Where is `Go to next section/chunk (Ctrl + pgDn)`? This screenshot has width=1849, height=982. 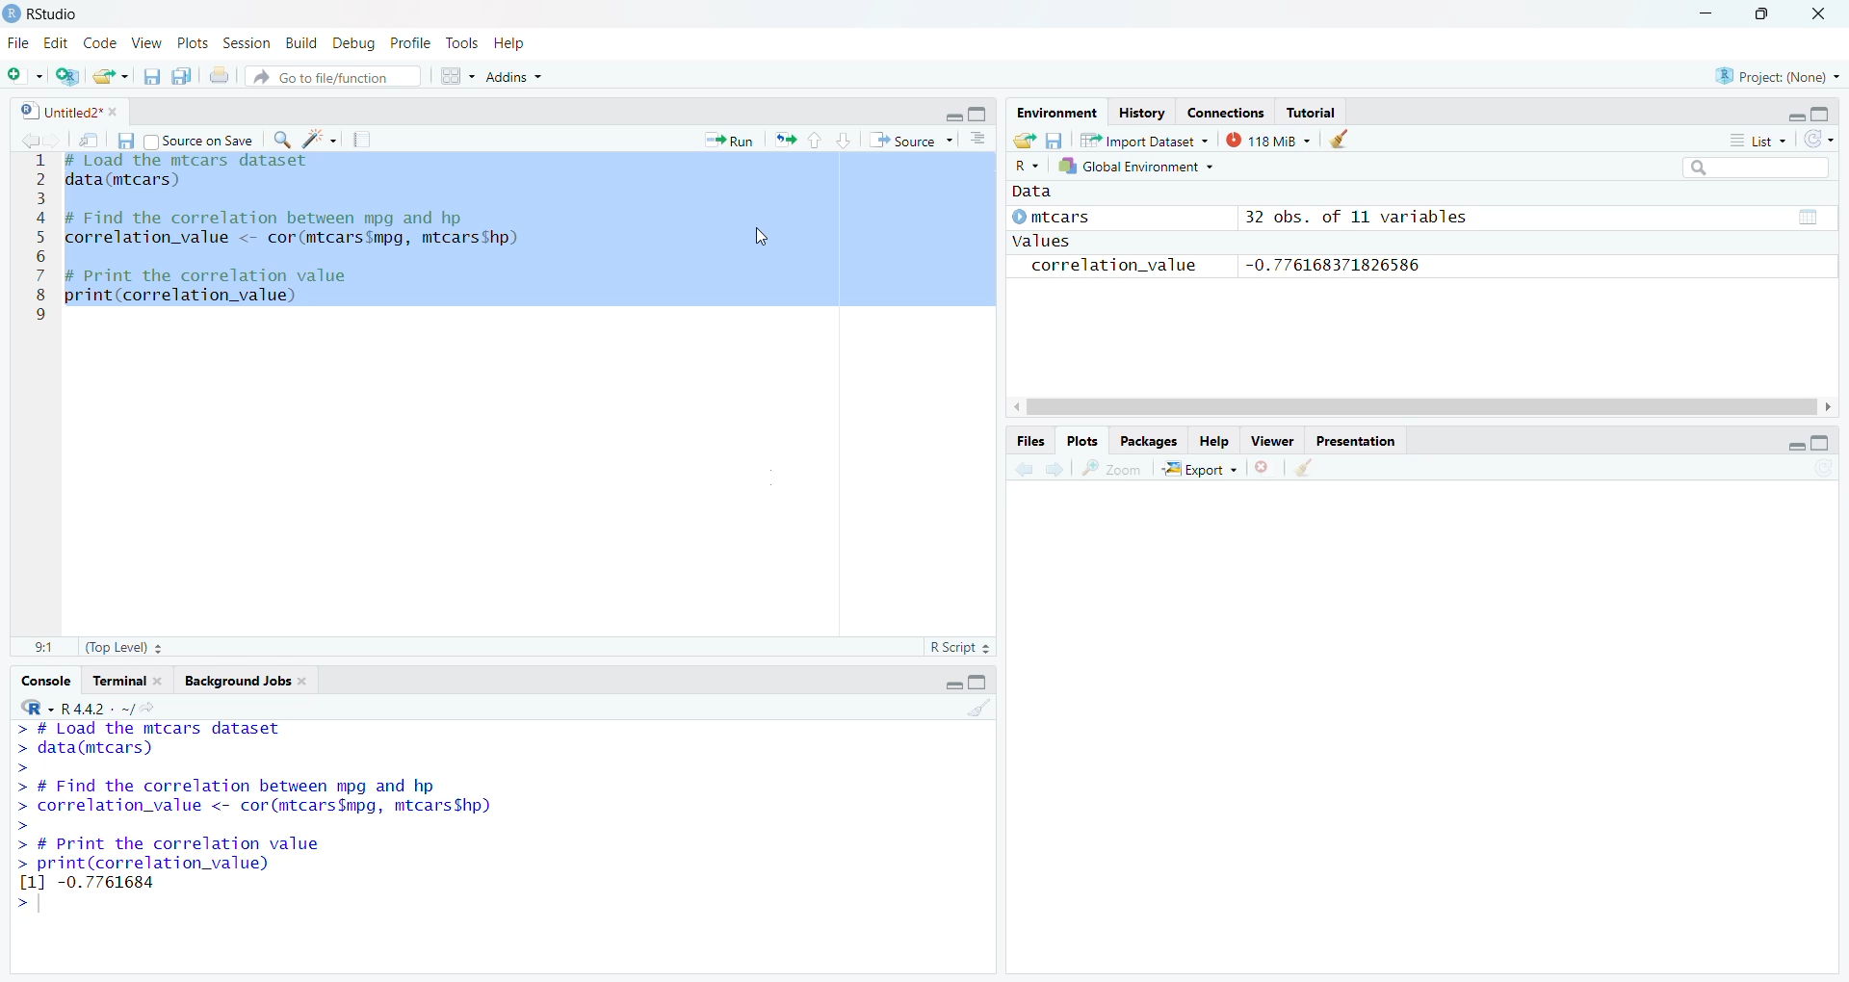
Go to next section/chunk (Ctrl + pgDn) is located at coordinates (846, 138).